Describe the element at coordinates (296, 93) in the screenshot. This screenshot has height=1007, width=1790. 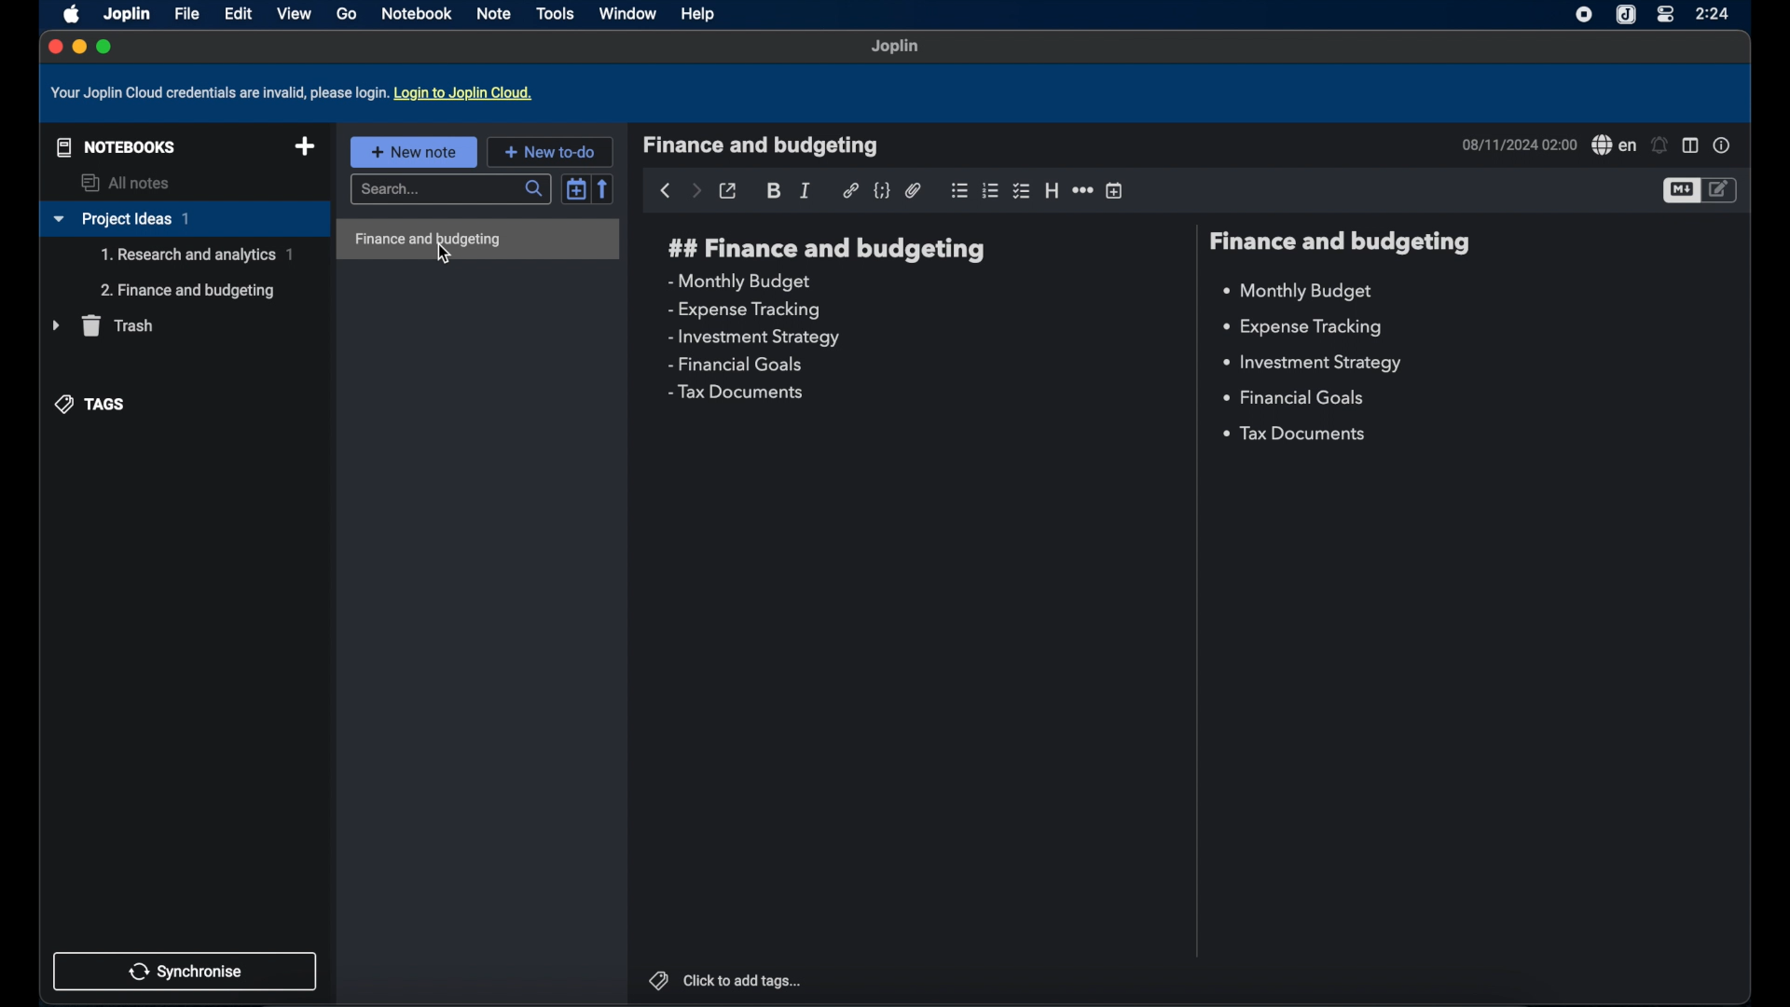
I see `your joplin cloud credentials are invalid, please log in.  log in to joplin cloud` at that location.